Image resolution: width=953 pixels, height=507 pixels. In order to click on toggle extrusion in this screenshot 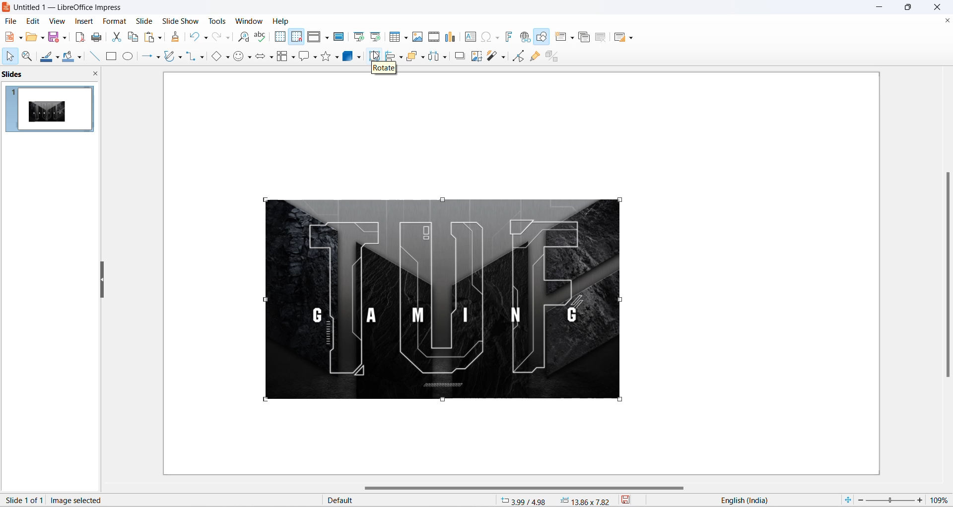, I will do `click(555, 55)`.